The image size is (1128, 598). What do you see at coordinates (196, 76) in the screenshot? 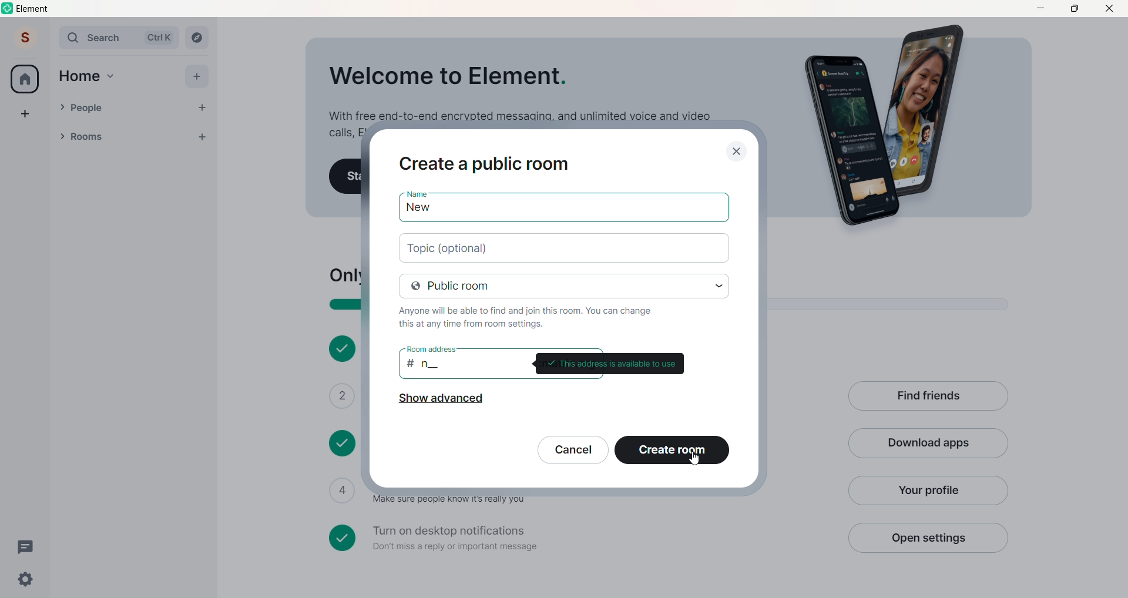
I see `Add` at bounding box center [196, 76].